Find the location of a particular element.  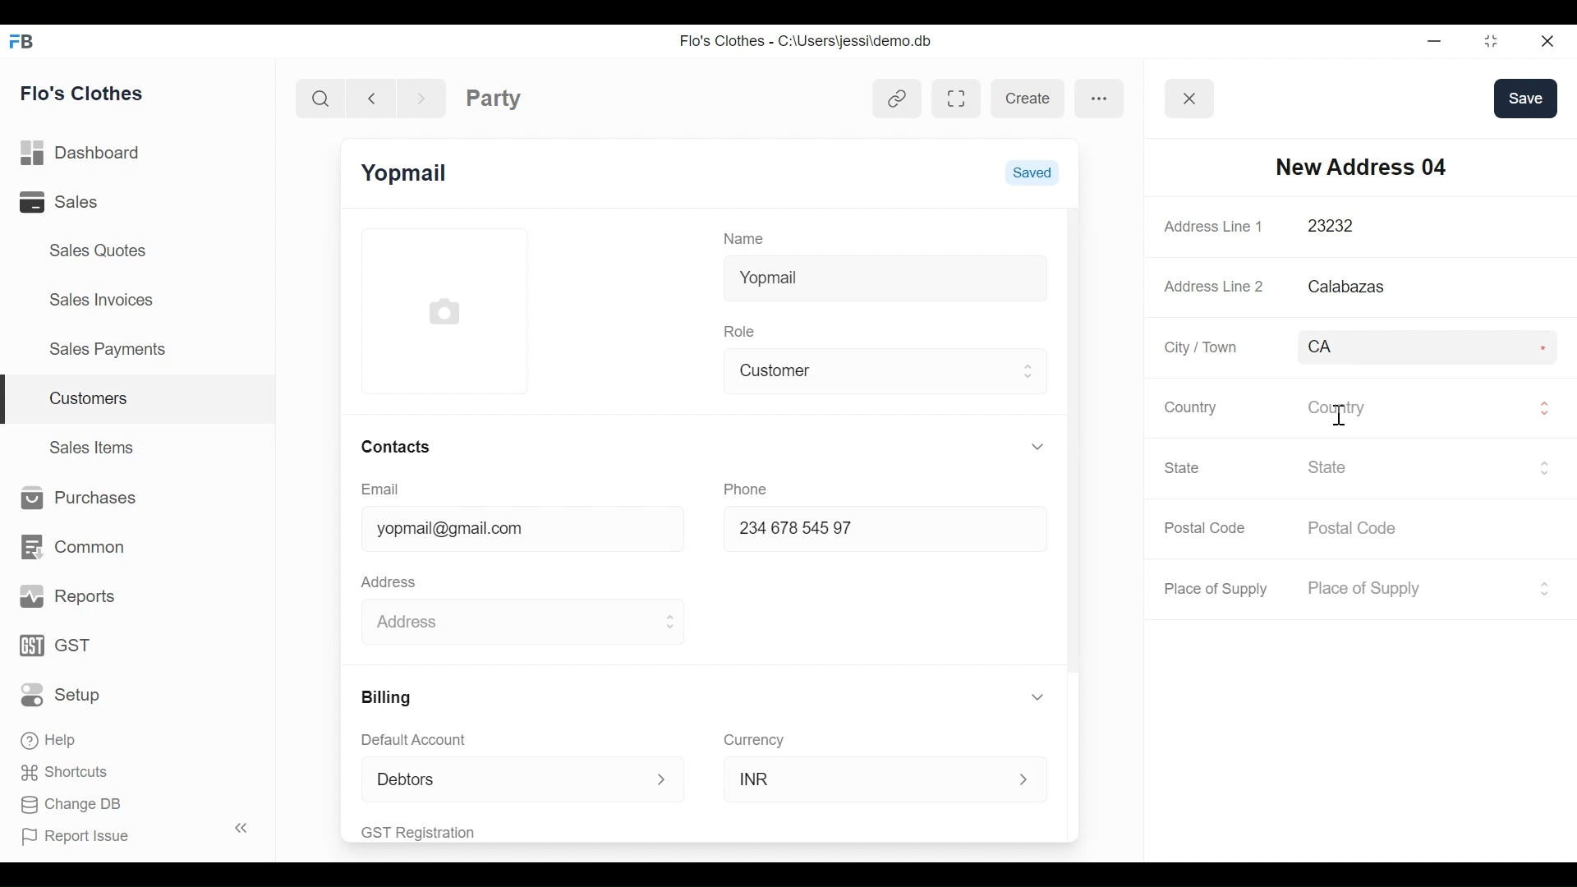

CA is located at coordinates (1407, 347).